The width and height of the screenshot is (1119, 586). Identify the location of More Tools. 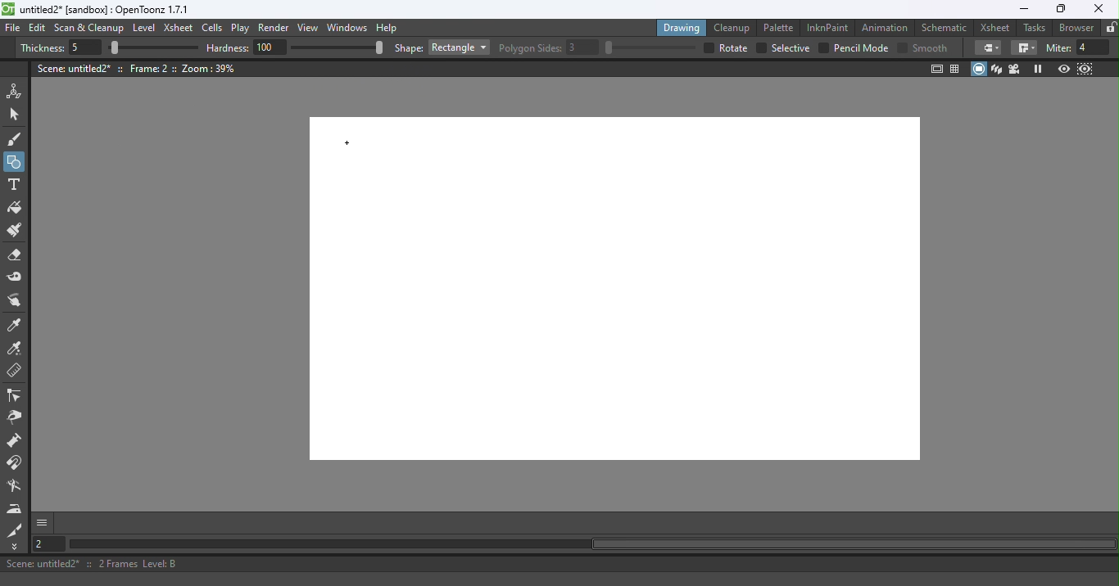
(16, 547).